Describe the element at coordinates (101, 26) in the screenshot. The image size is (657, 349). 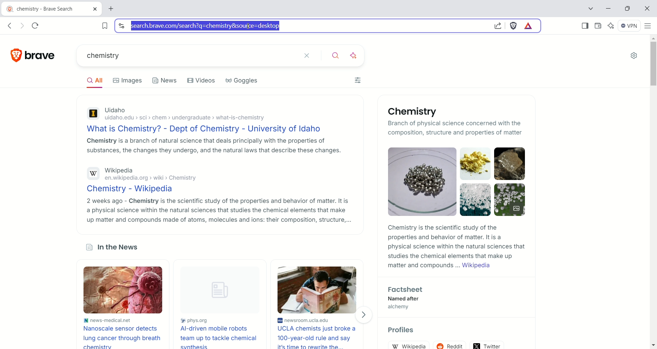
I see `bookmark` at that location.